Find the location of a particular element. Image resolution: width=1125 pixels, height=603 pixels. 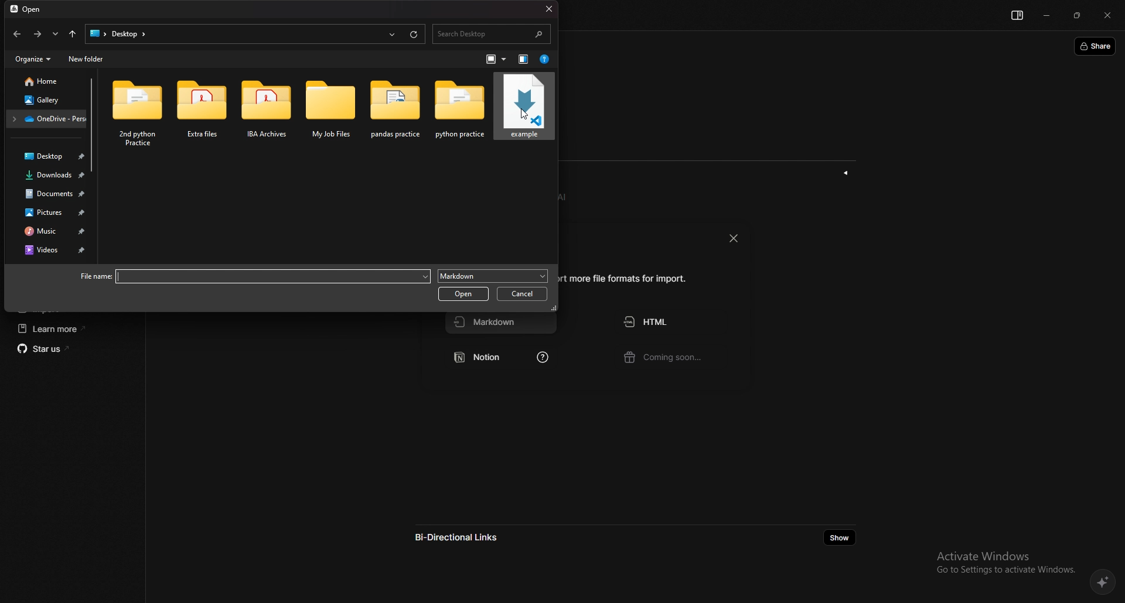

cursor is located at coordinates (526, 115).